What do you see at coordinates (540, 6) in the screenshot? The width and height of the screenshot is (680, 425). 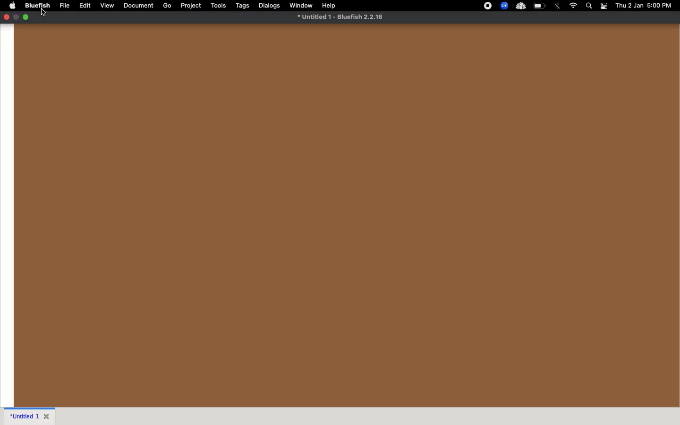 I see `charge` at bounding box center [540, 6].